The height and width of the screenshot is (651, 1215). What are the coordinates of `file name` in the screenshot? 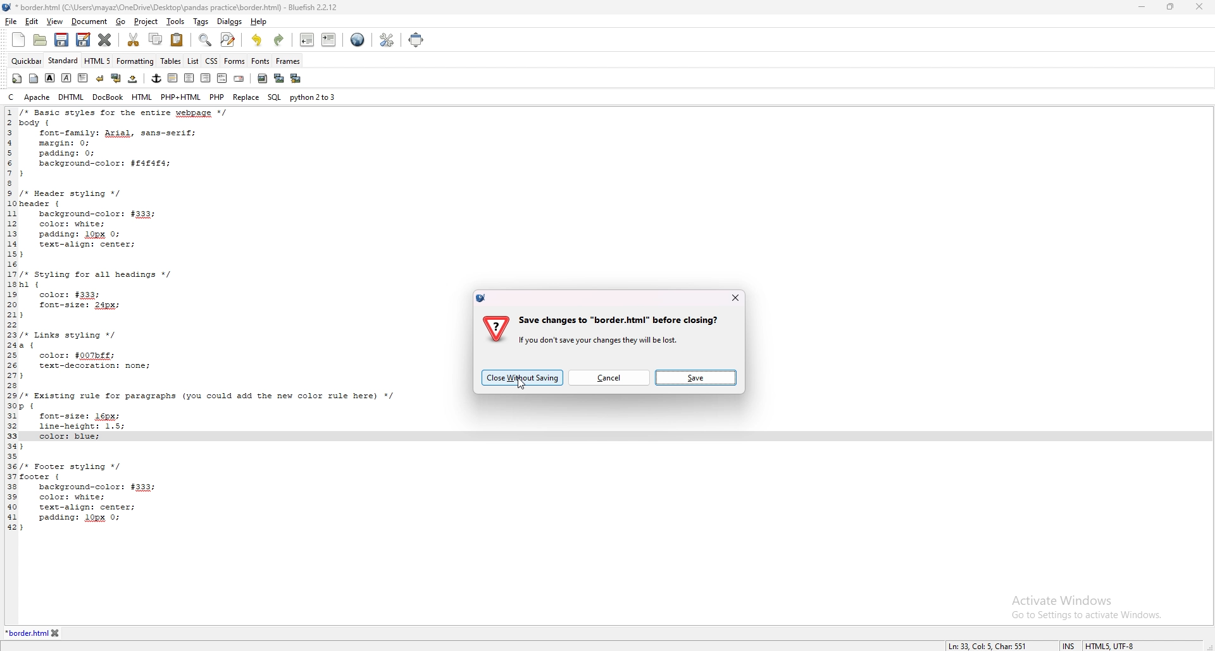 It's located at (170, 7).